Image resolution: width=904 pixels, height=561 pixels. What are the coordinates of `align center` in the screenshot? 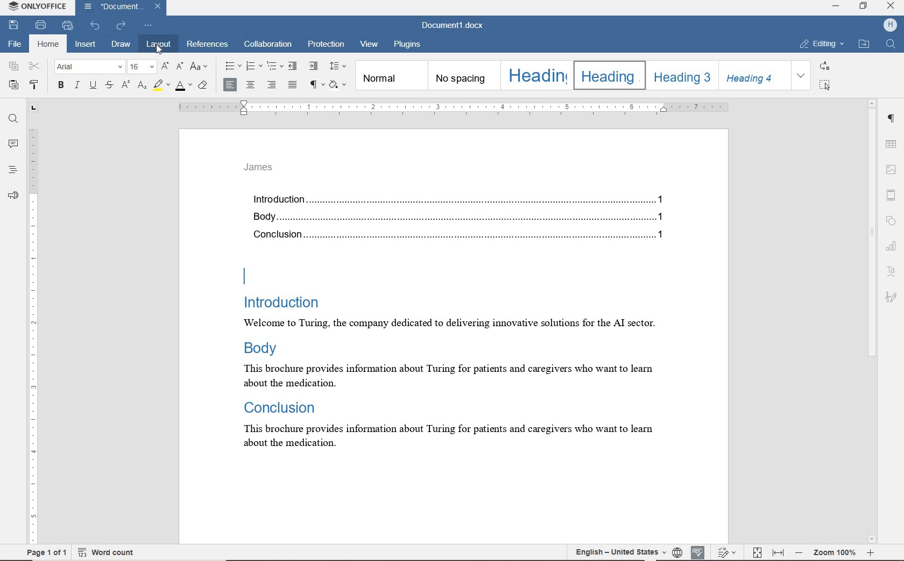 It's located at (250, 86).